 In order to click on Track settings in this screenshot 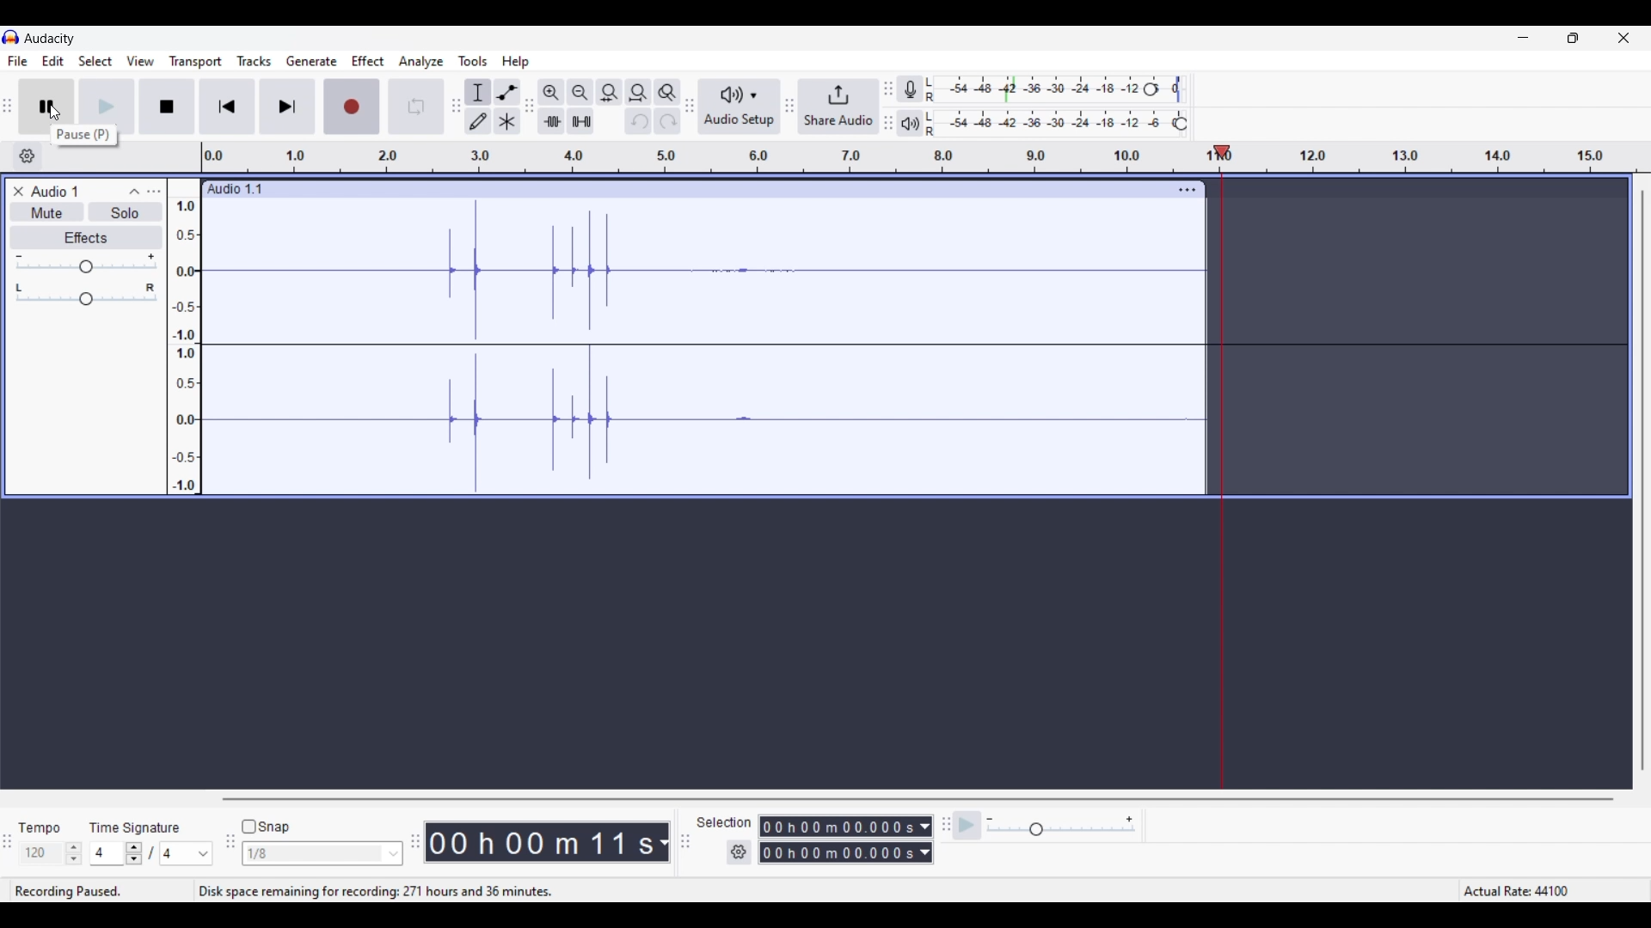, I will do `click(1132, 190)`.